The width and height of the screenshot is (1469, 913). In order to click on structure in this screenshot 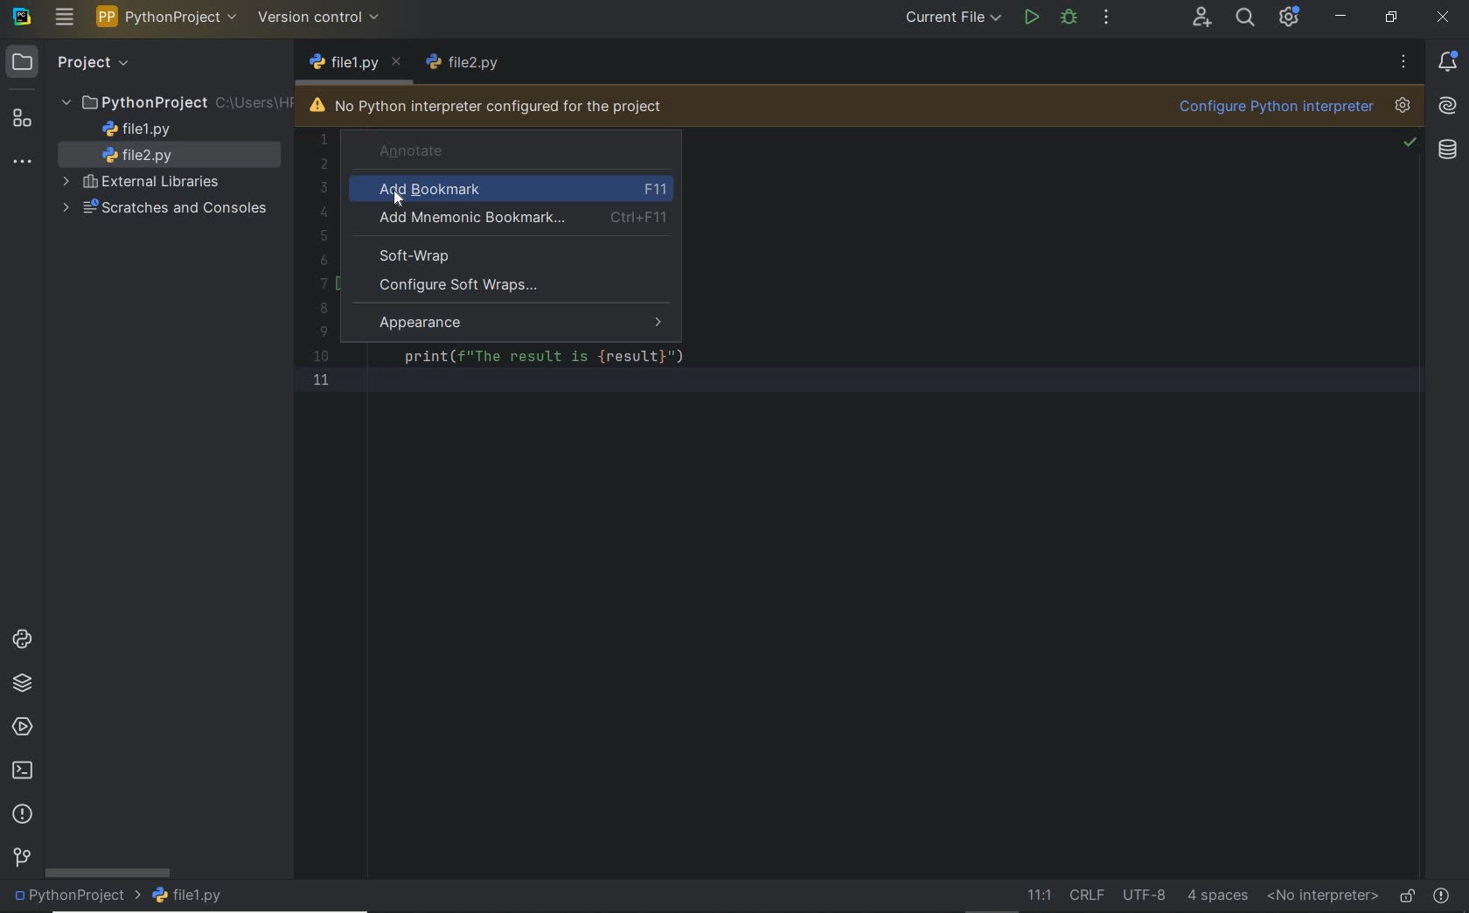, I will do `click(26, 121)`.